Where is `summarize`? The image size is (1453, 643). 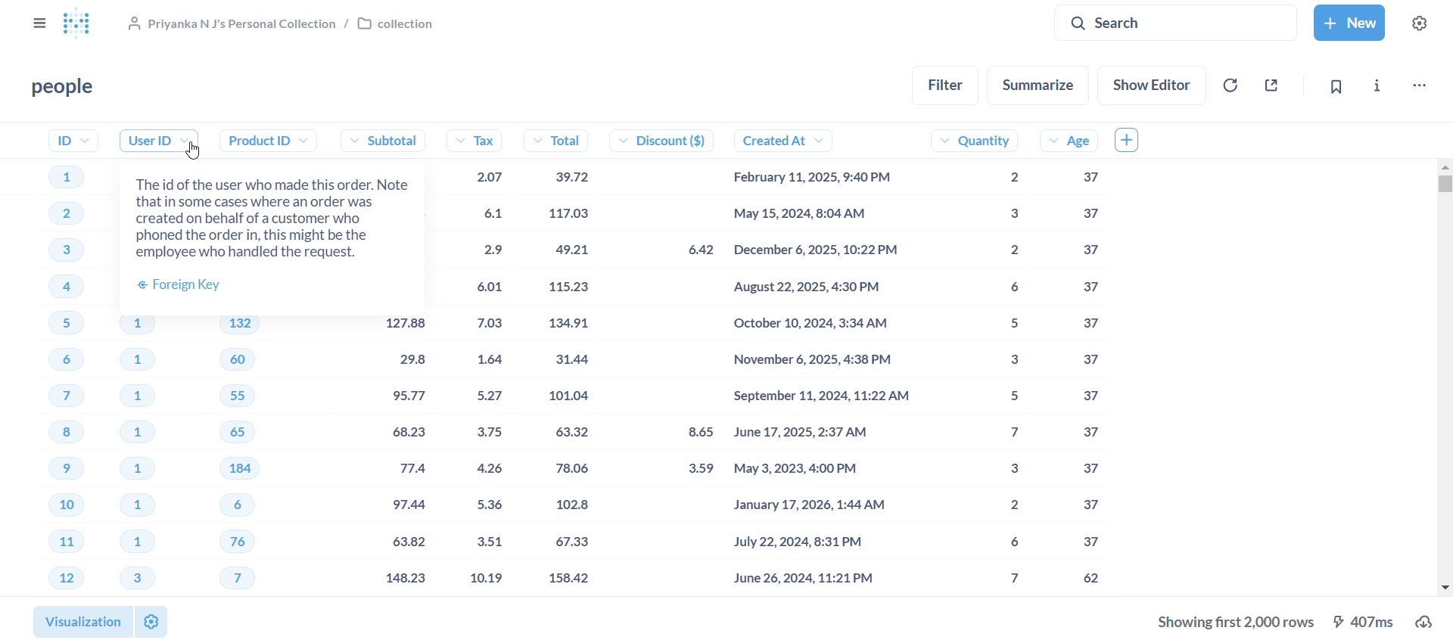
summarize is located at coordinates (1037, 83).